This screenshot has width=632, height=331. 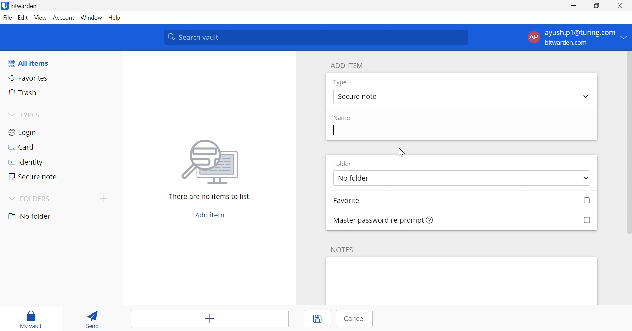 I want to click on Secure note, so click(x=60, y=175).